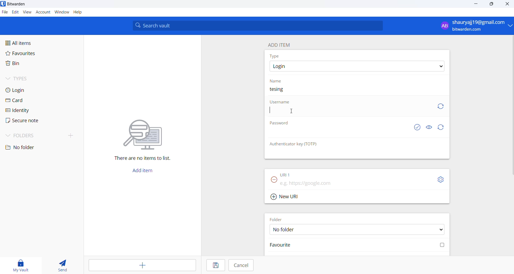 Image resolution: width=514 pixels, height=274 pixels. What do you see at coordinates (276, 219) in the screenshot?
I see `FOLDER` at bounding box center [276, 219].